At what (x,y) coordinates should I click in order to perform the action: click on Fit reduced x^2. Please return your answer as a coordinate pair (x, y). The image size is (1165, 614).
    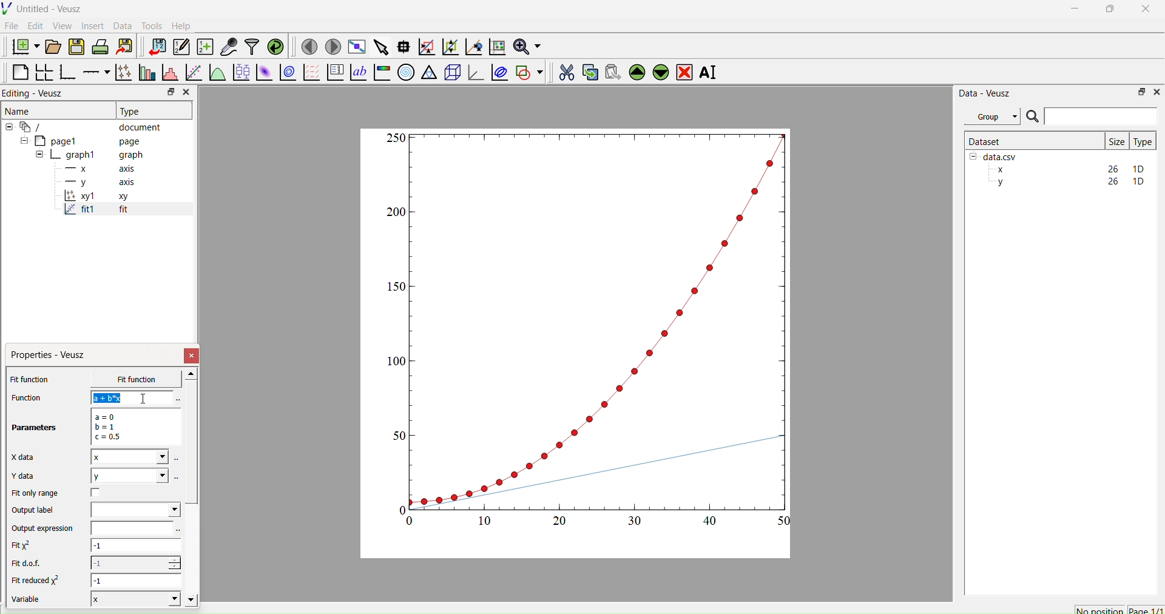
    Looking at the image, I should click on (38, 580).